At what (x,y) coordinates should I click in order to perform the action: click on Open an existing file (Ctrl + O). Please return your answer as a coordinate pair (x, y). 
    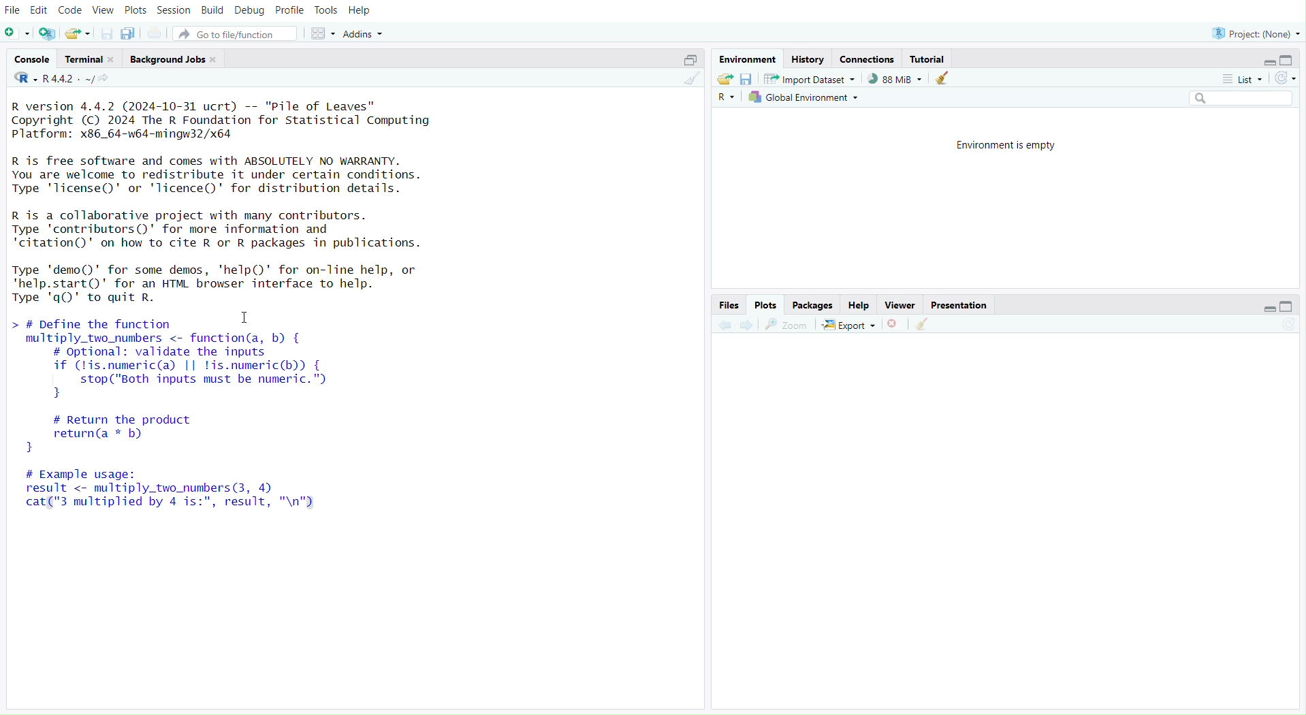
    Looking at the image, I should click on (77, 33).